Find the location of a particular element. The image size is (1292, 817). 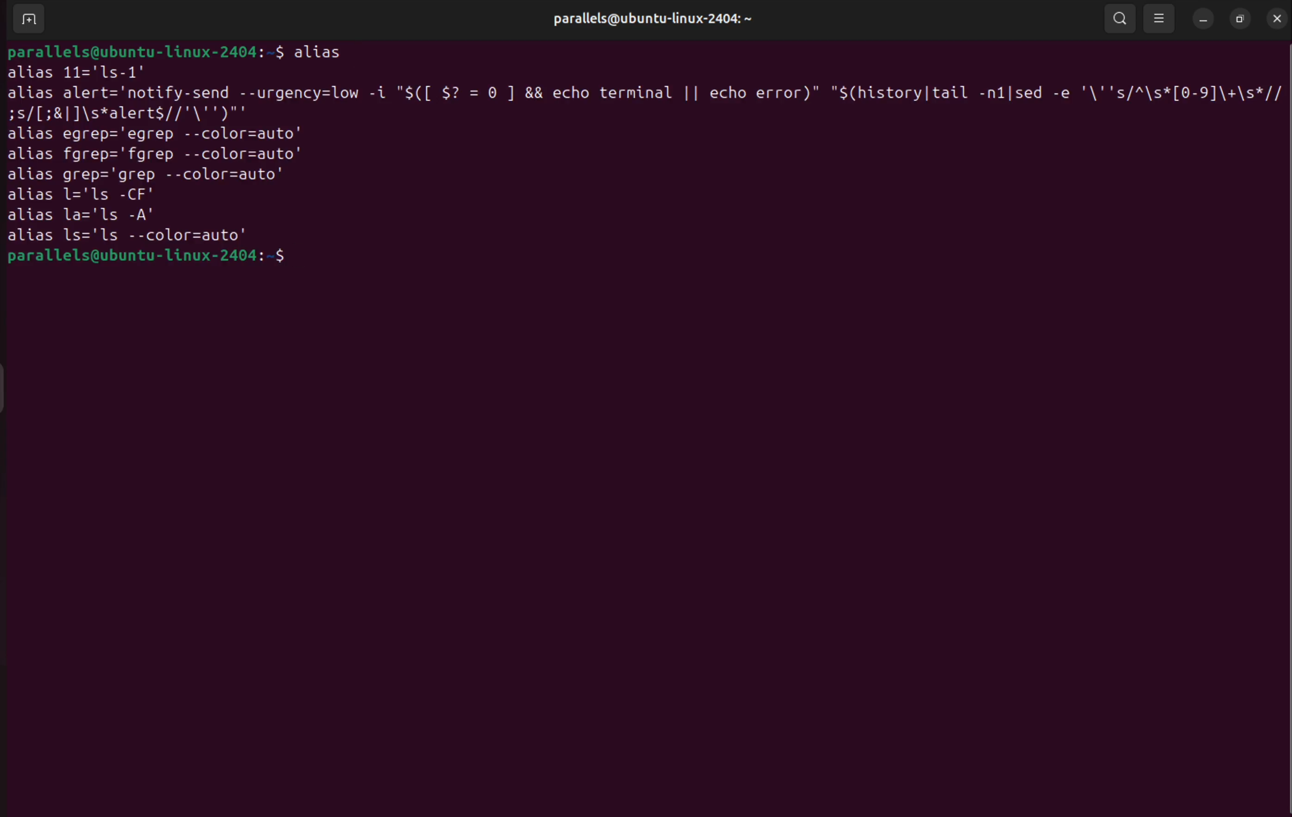

alias egrp is located at coordinates (157, 135).